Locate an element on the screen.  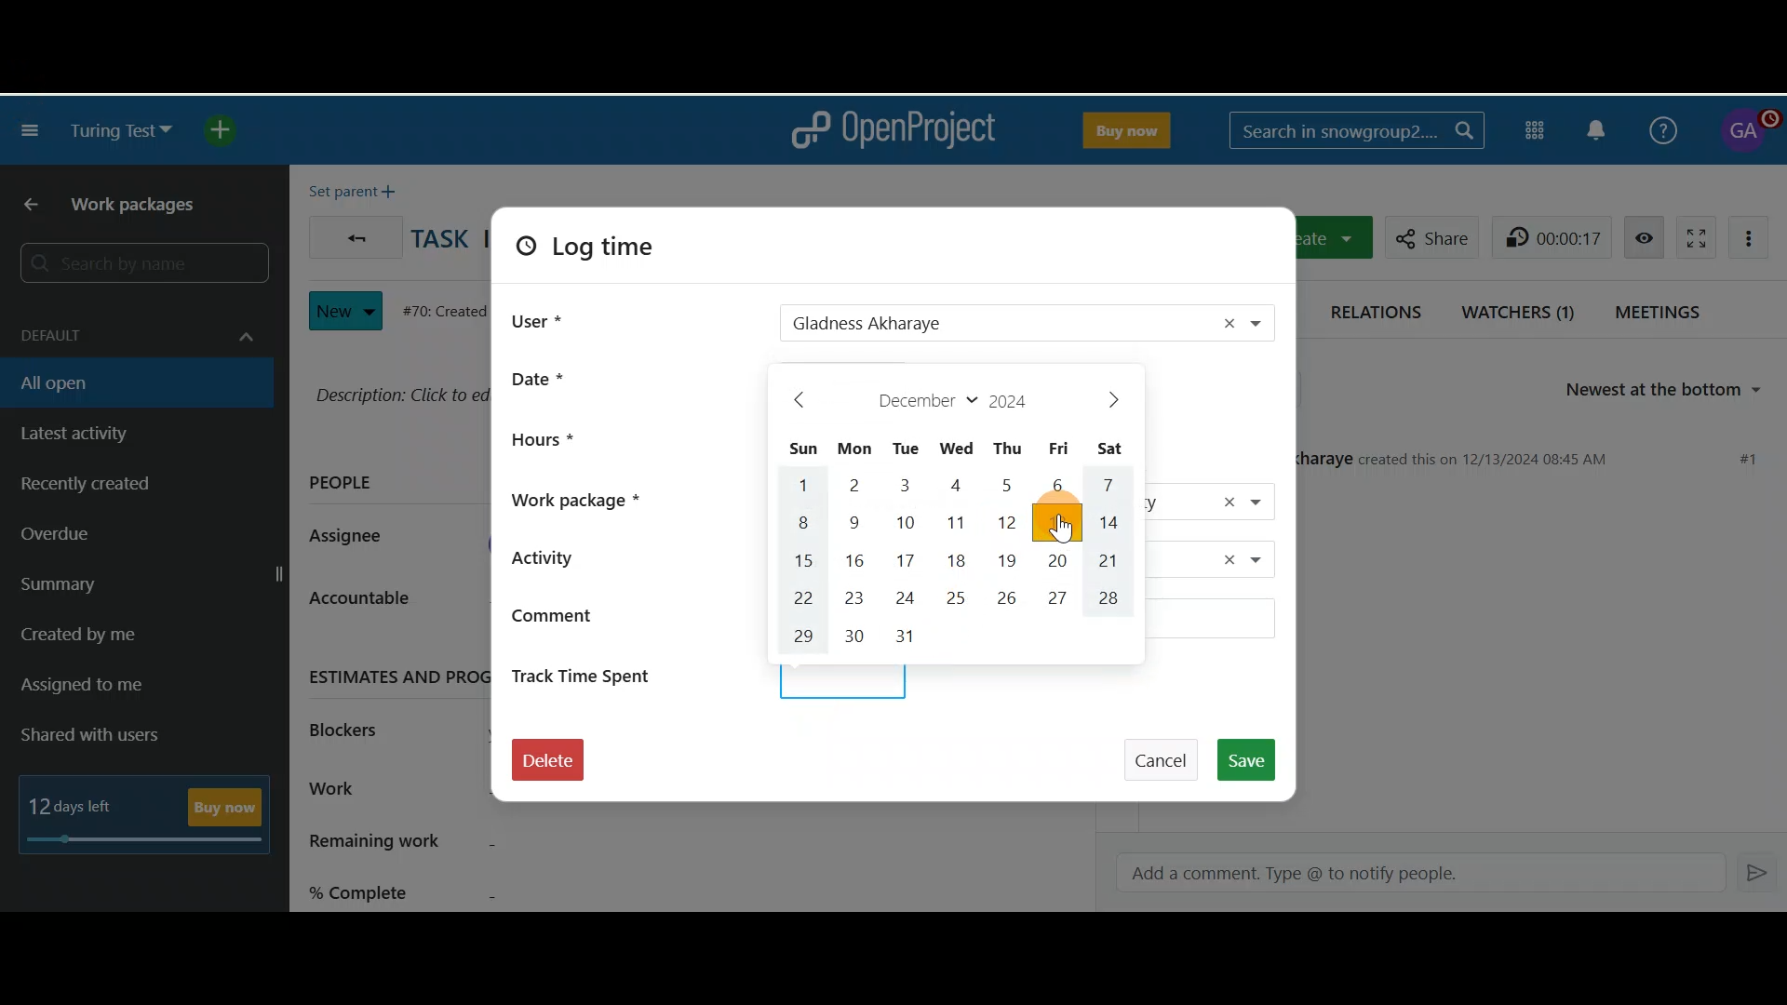
TASK is located at coordinates (440, 243).